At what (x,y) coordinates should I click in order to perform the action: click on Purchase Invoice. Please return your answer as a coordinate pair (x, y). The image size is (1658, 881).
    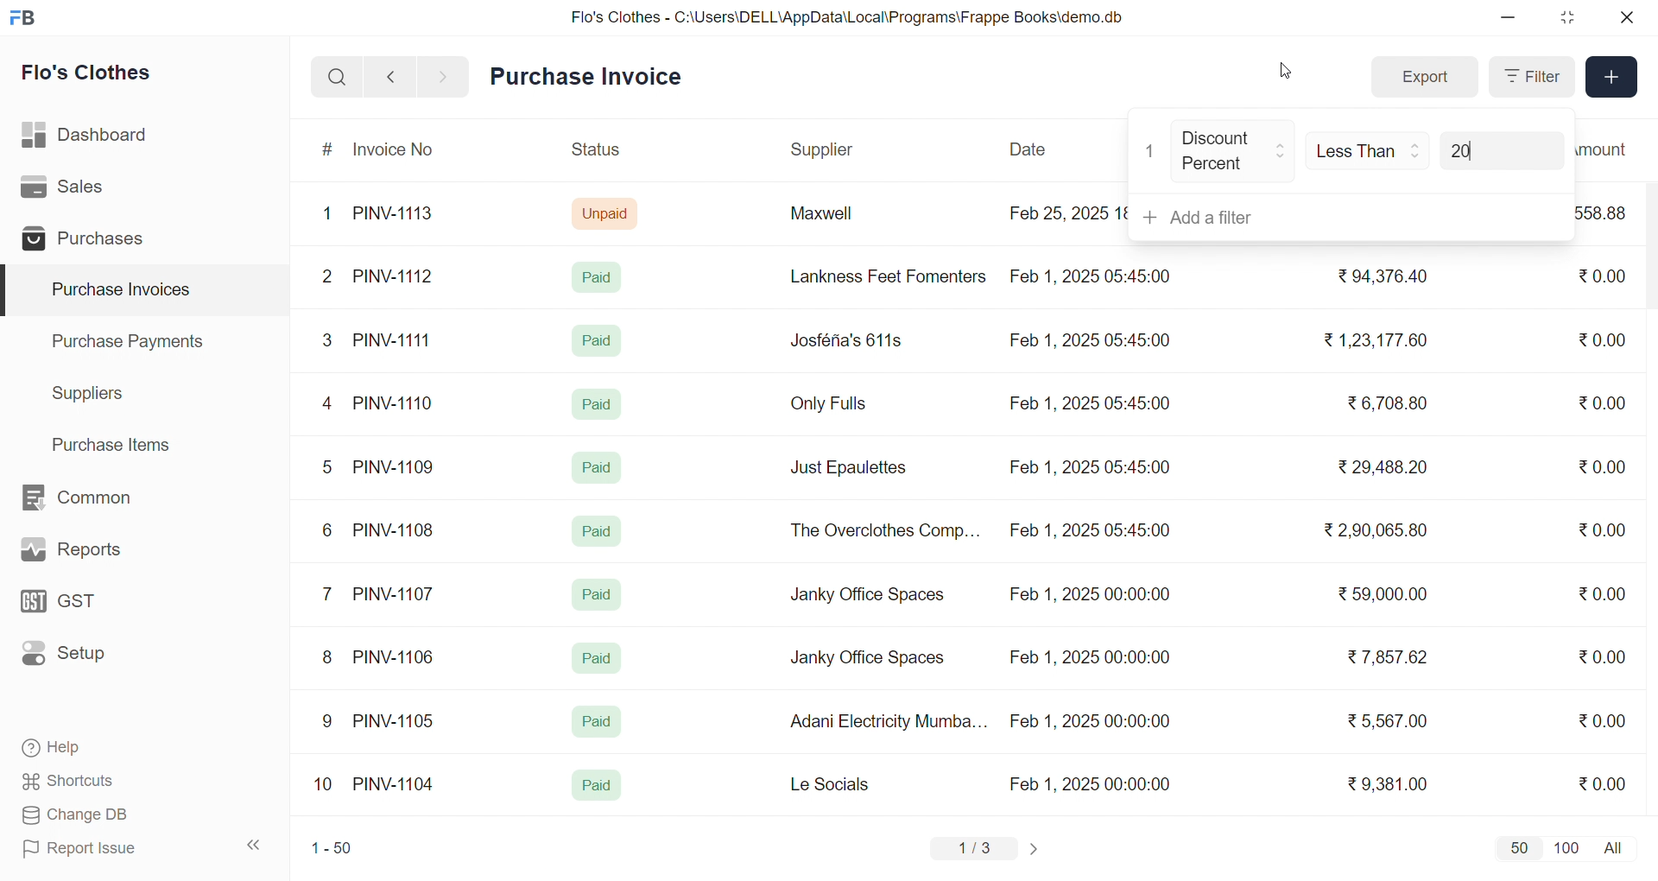
    Looking at the image, I should click on (592, 77).